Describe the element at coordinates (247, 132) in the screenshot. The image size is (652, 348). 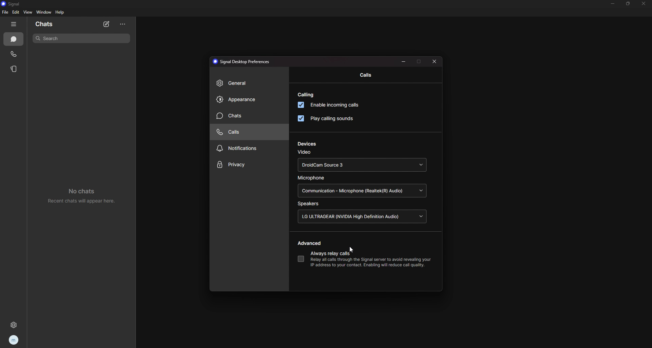
I see `calls` at that location.